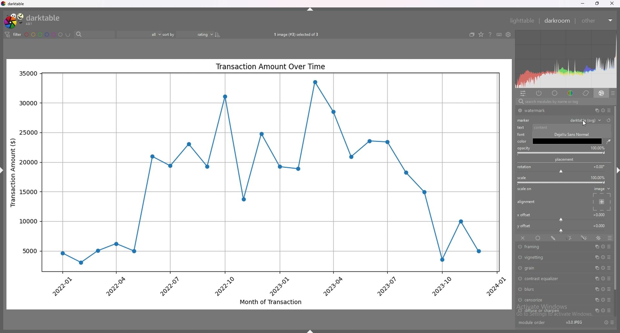  What do you see at coordinates (598, 148) in the screenshot?
I see `opacity` at bounding box center [598, 148].